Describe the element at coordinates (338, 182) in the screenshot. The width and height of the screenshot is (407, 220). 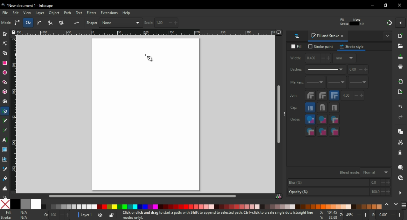
I see `blur` at that location.